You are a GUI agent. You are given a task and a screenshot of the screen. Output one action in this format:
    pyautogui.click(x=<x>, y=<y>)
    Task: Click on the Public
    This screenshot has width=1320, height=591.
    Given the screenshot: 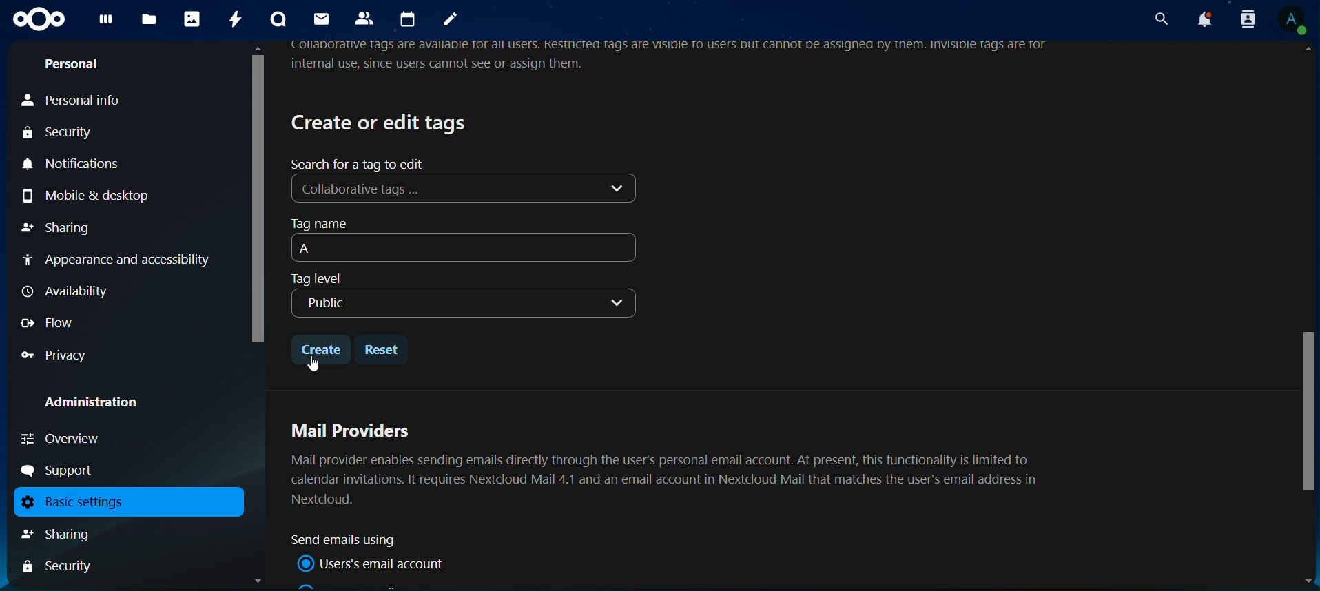 What is the action you would take?
    pyautogui.click(x=462, y=302)
    